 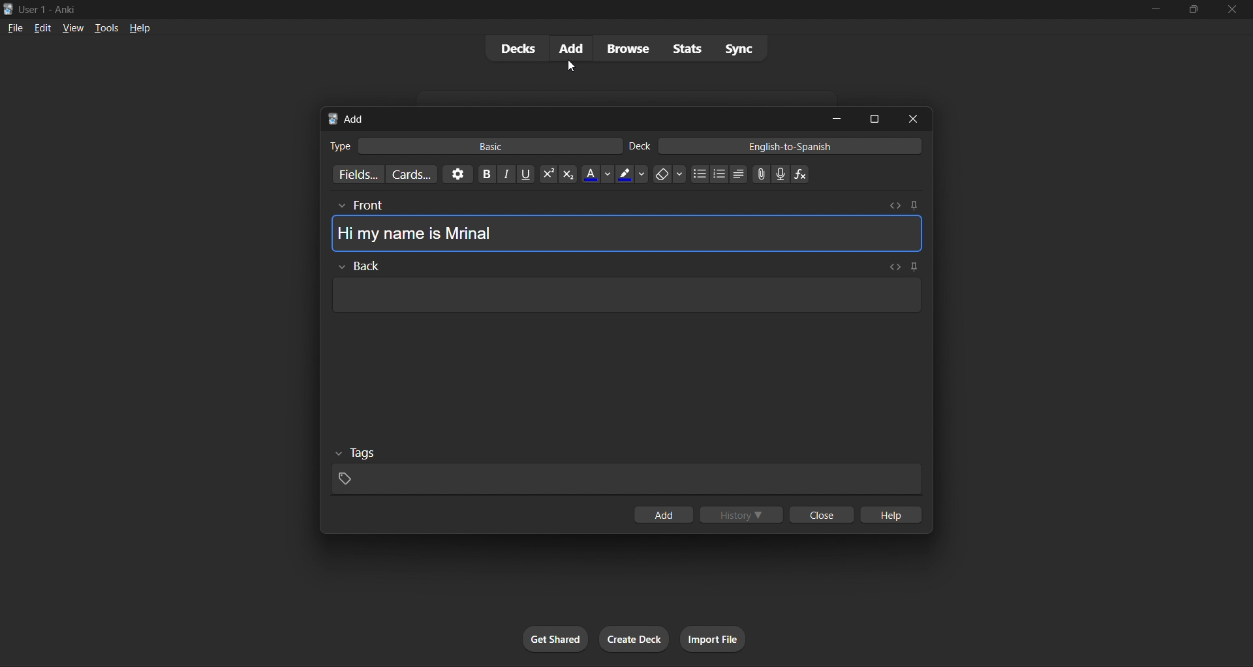 I want to click on help, so click(x=136, y=25).